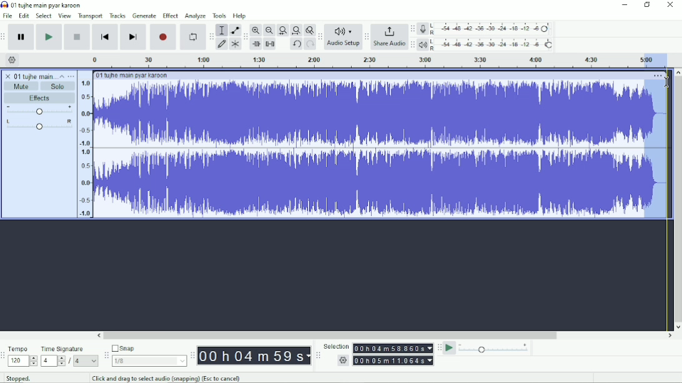 Image resolution: width=682 pixels, height=383 pixels. Describe the element at coordinates (37, 125) in the screenshot. I see `Pan` at that location.